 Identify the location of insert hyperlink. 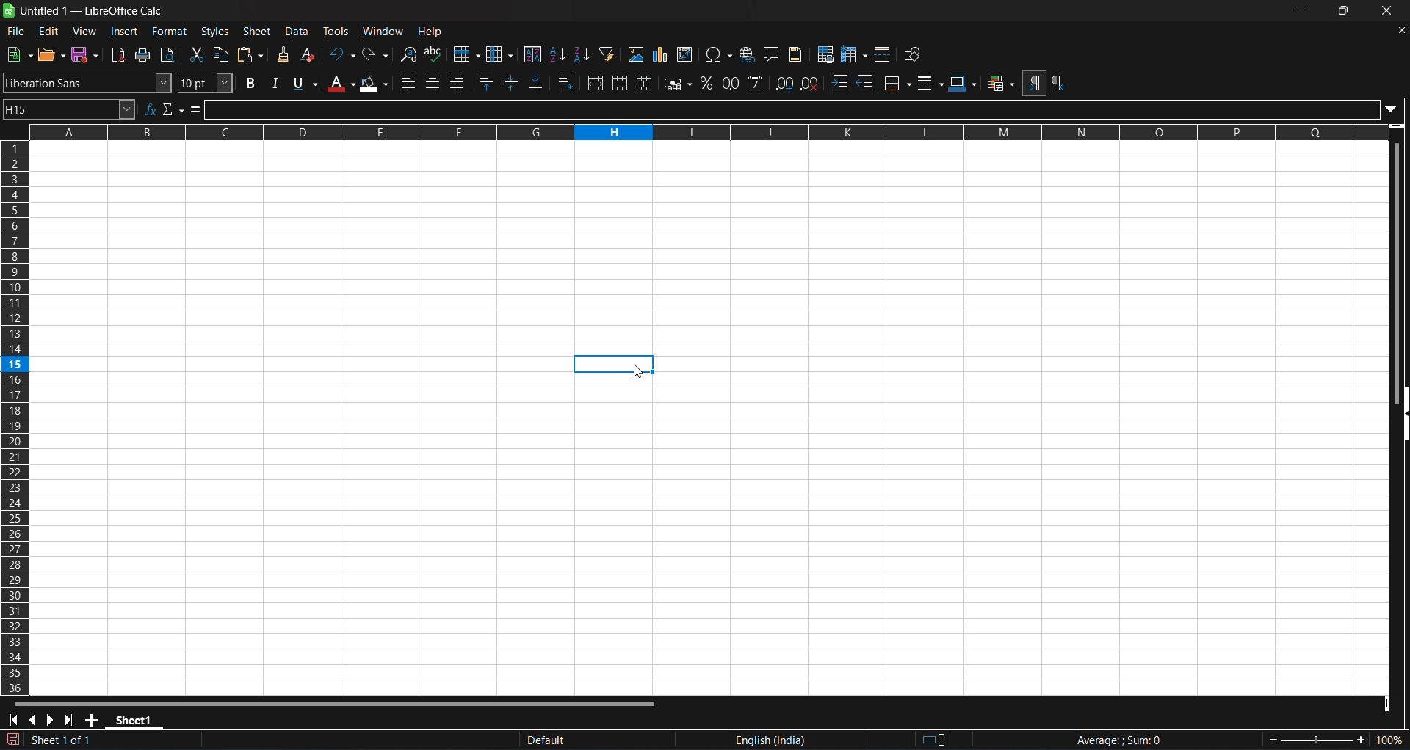
(746, 54).